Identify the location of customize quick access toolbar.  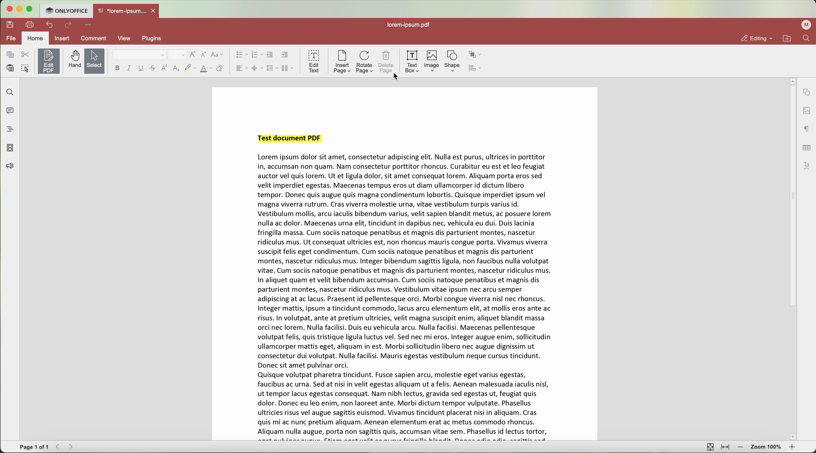
(89, 24).